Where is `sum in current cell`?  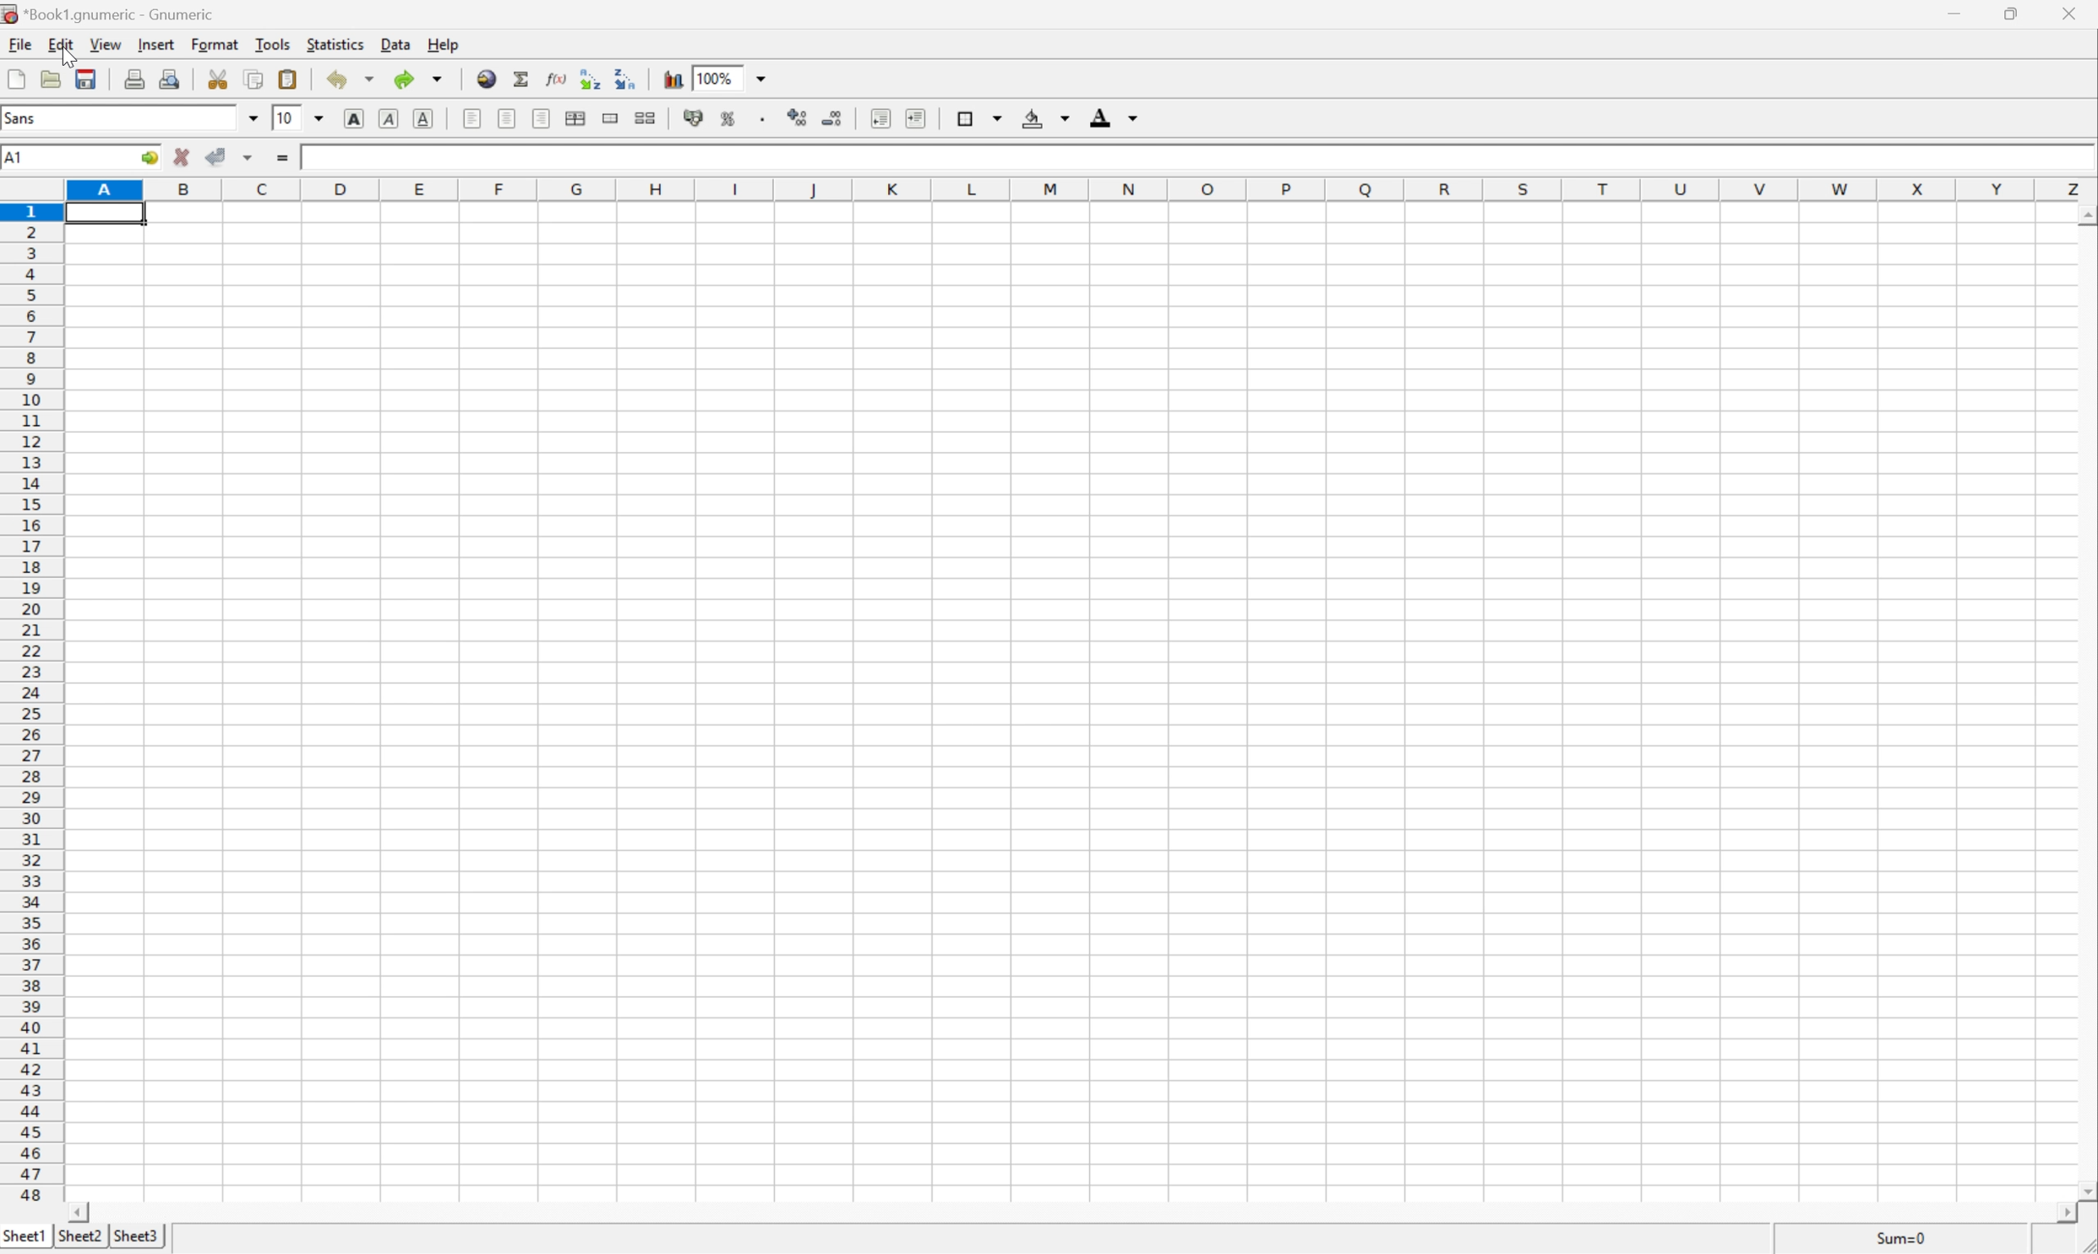 sum in current cell is located at coordinates (522, 79).